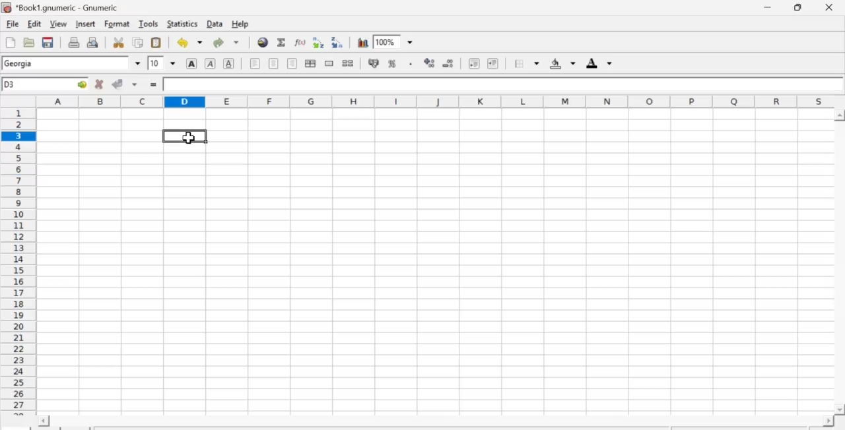 This screenshot has width=845, height=430. I want to click on Open a file, so click(28, 43).